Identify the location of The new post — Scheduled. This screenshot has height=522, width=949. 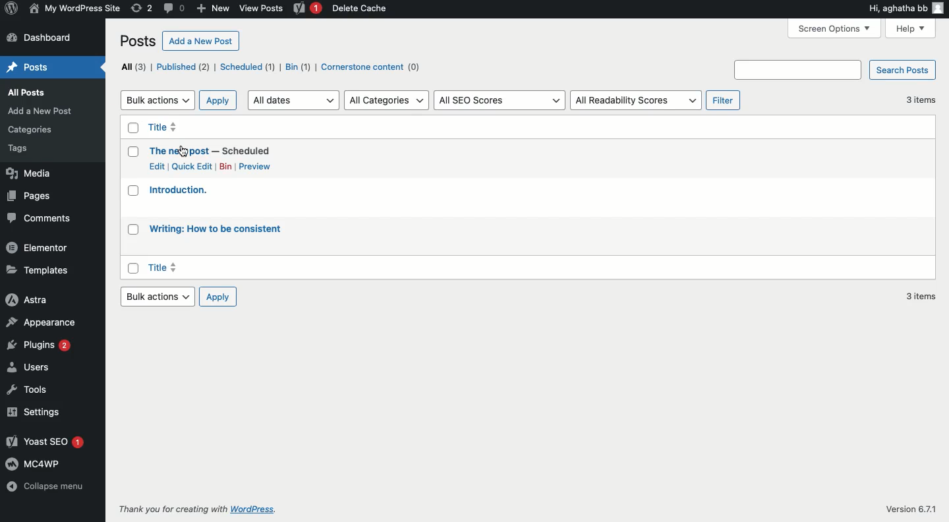
(210, 151).